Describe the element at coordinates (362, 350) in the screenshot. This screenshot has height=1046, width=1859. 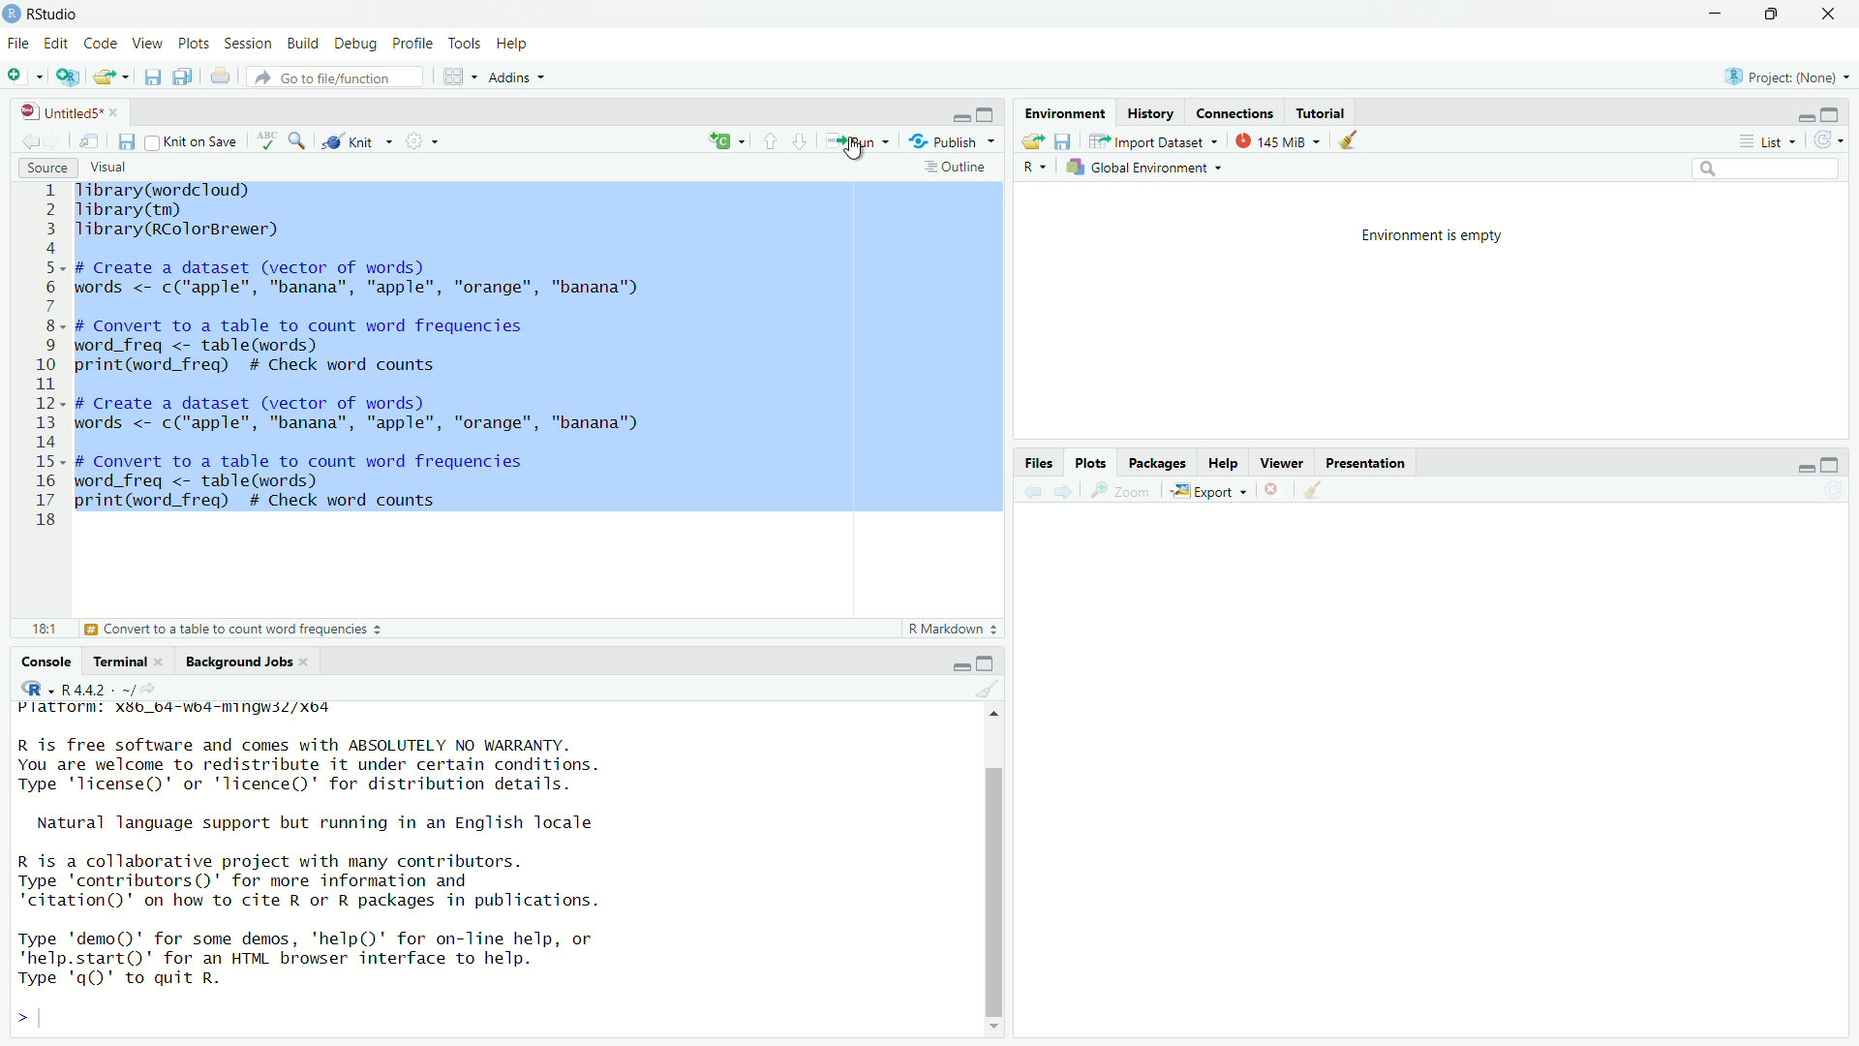
I see `1ibrary(wordcioud)> Tibrary(tm)3 Tlibrary(RColorBrewer)45- # Create a dataset (vector of words)5 words <- c("apple", "banana", "apple", "orange", "banana")F8. # Convert to a table to count word frequencies) word_freq <- table(words)) print(word_freq) # Check word counts IL2- # Create a dataset (vector of words)3 words <- c("apple", "banana", "apple", "orange", "banana")45« # Convert to a table to count word frequencies5 word_freq <- table(words)7 print(word_freq) # Check word counts.` at that location.